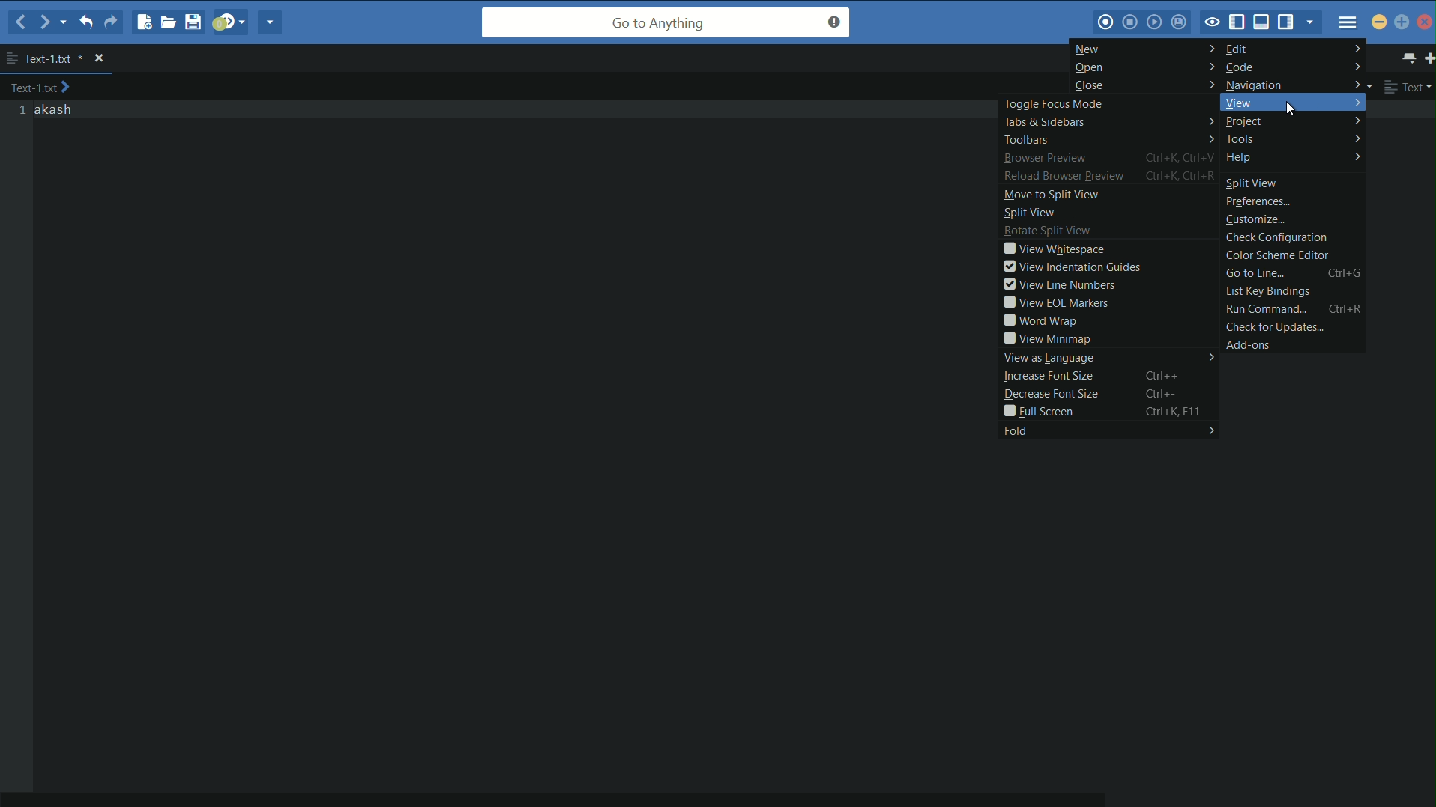 Image resolution: width=1436 pixels, height=807 pixels. I want to click on file type, so click(1410, 86).